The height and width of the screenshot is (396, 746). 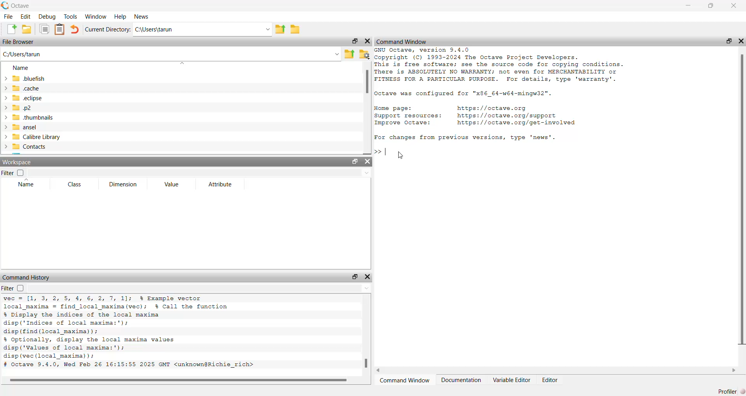 I want to click on Name, so click(x=19, y=68).